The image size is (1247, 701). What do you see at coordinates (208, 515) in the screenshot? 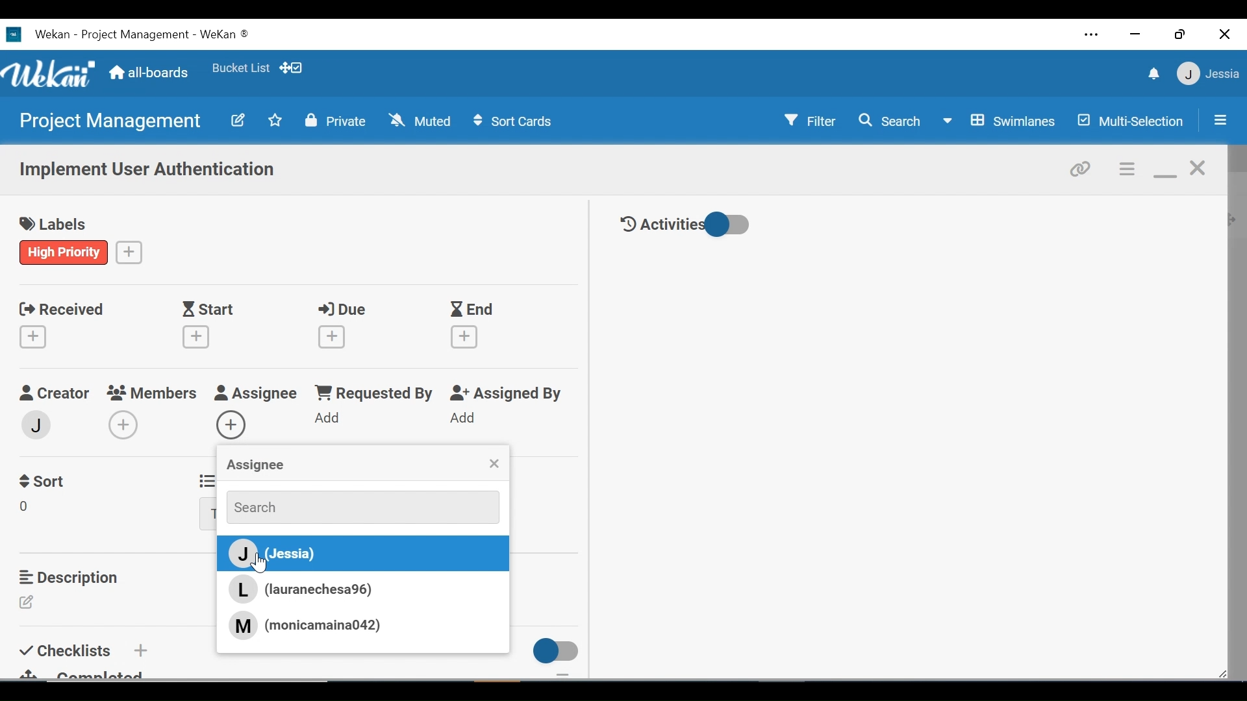
I see `List Dropdown menu` at bounding box center [208, 515].